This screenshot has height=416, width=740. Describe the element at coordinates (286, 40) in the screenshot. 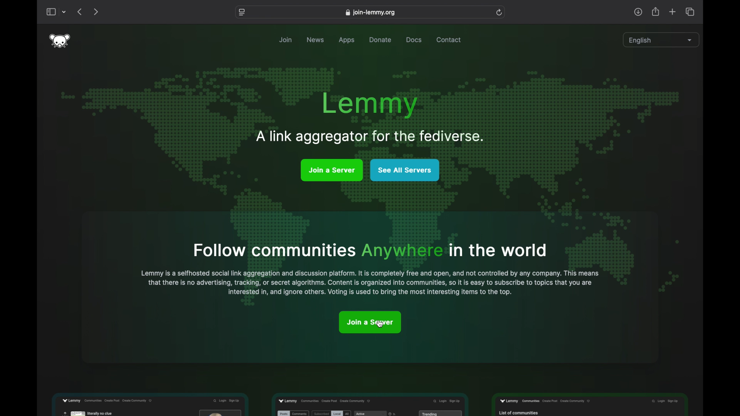

I see `join` at that location.